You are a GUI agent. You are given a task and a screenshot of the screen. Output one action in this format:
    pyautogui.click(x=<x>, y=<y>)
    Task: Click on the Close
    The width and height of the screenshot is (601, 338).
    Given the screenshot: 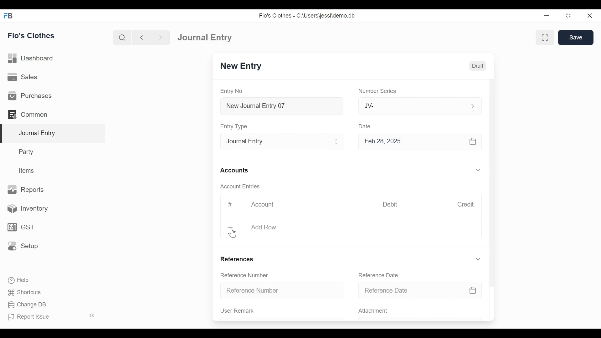 What is the action you would take?
    pyautogui.click(x=590, y=16)
    